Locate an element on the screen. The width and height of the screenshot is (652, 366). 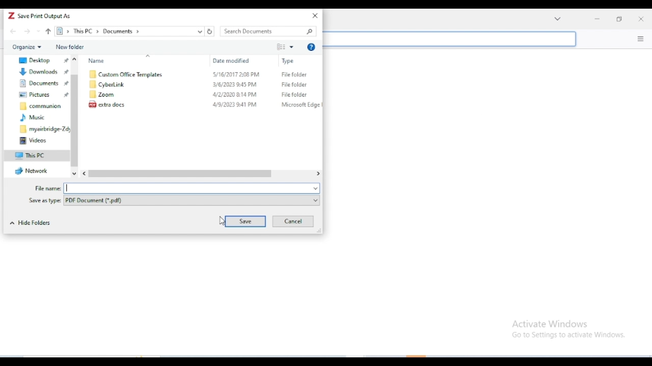
recent locations is located at coordinates (39, 31).